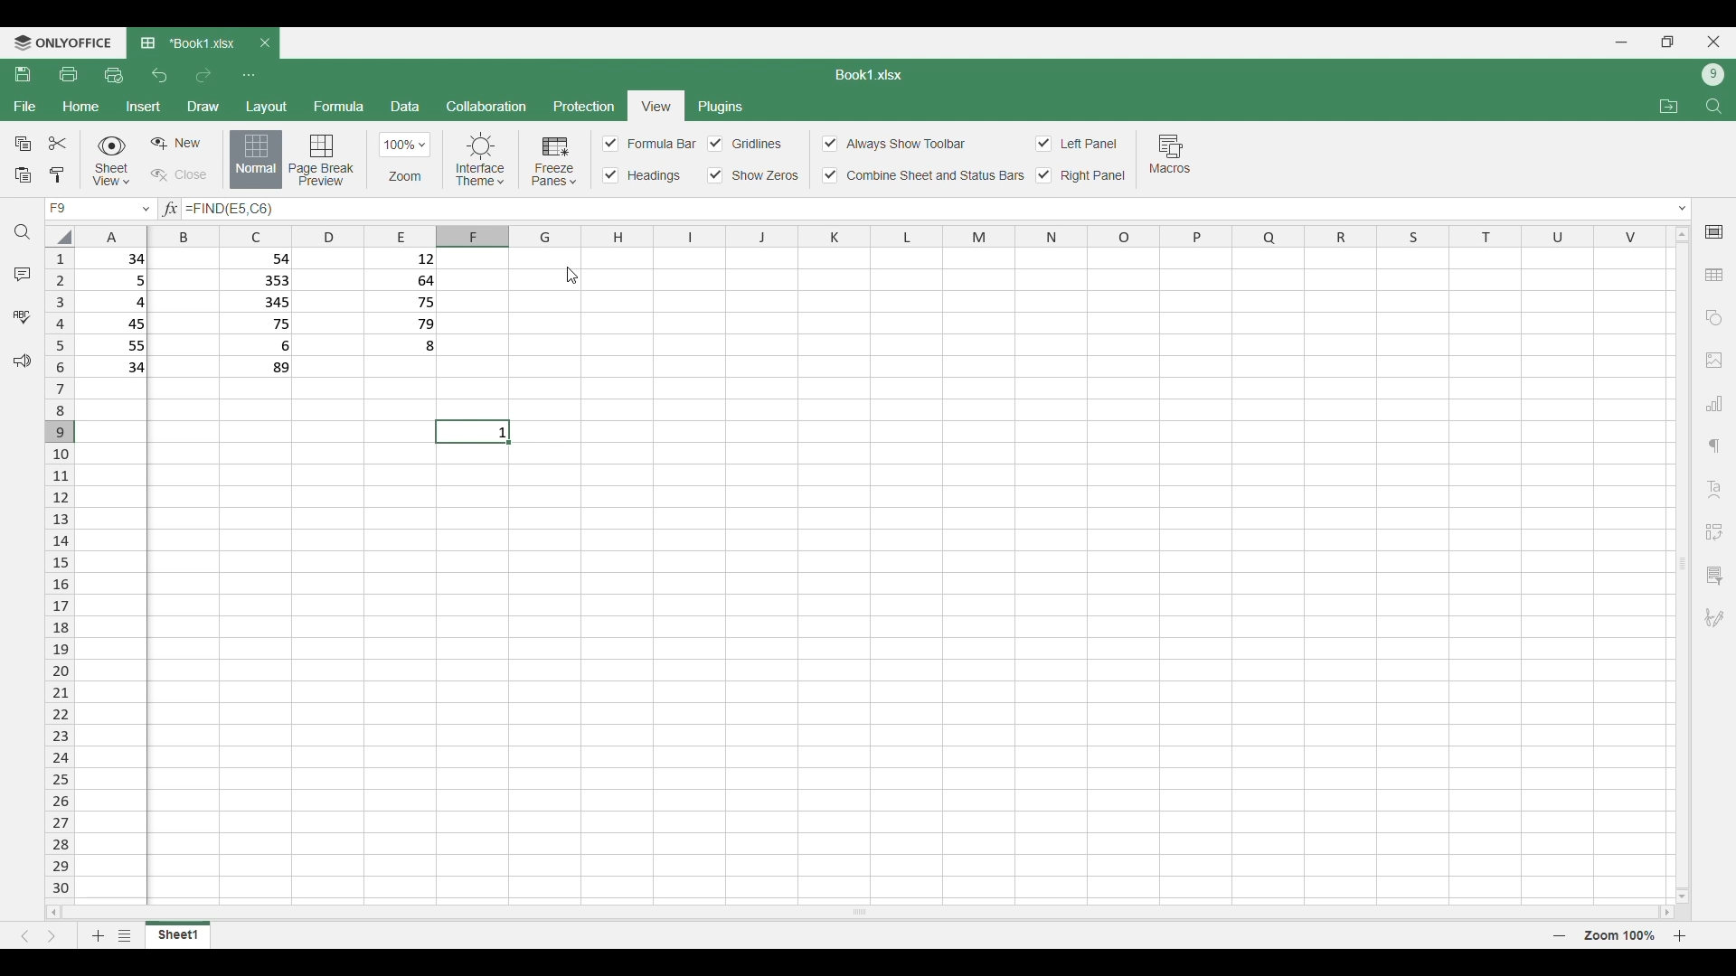 This screenshot has width=1736, height=976. I want to click on Save, so click(24, 75).